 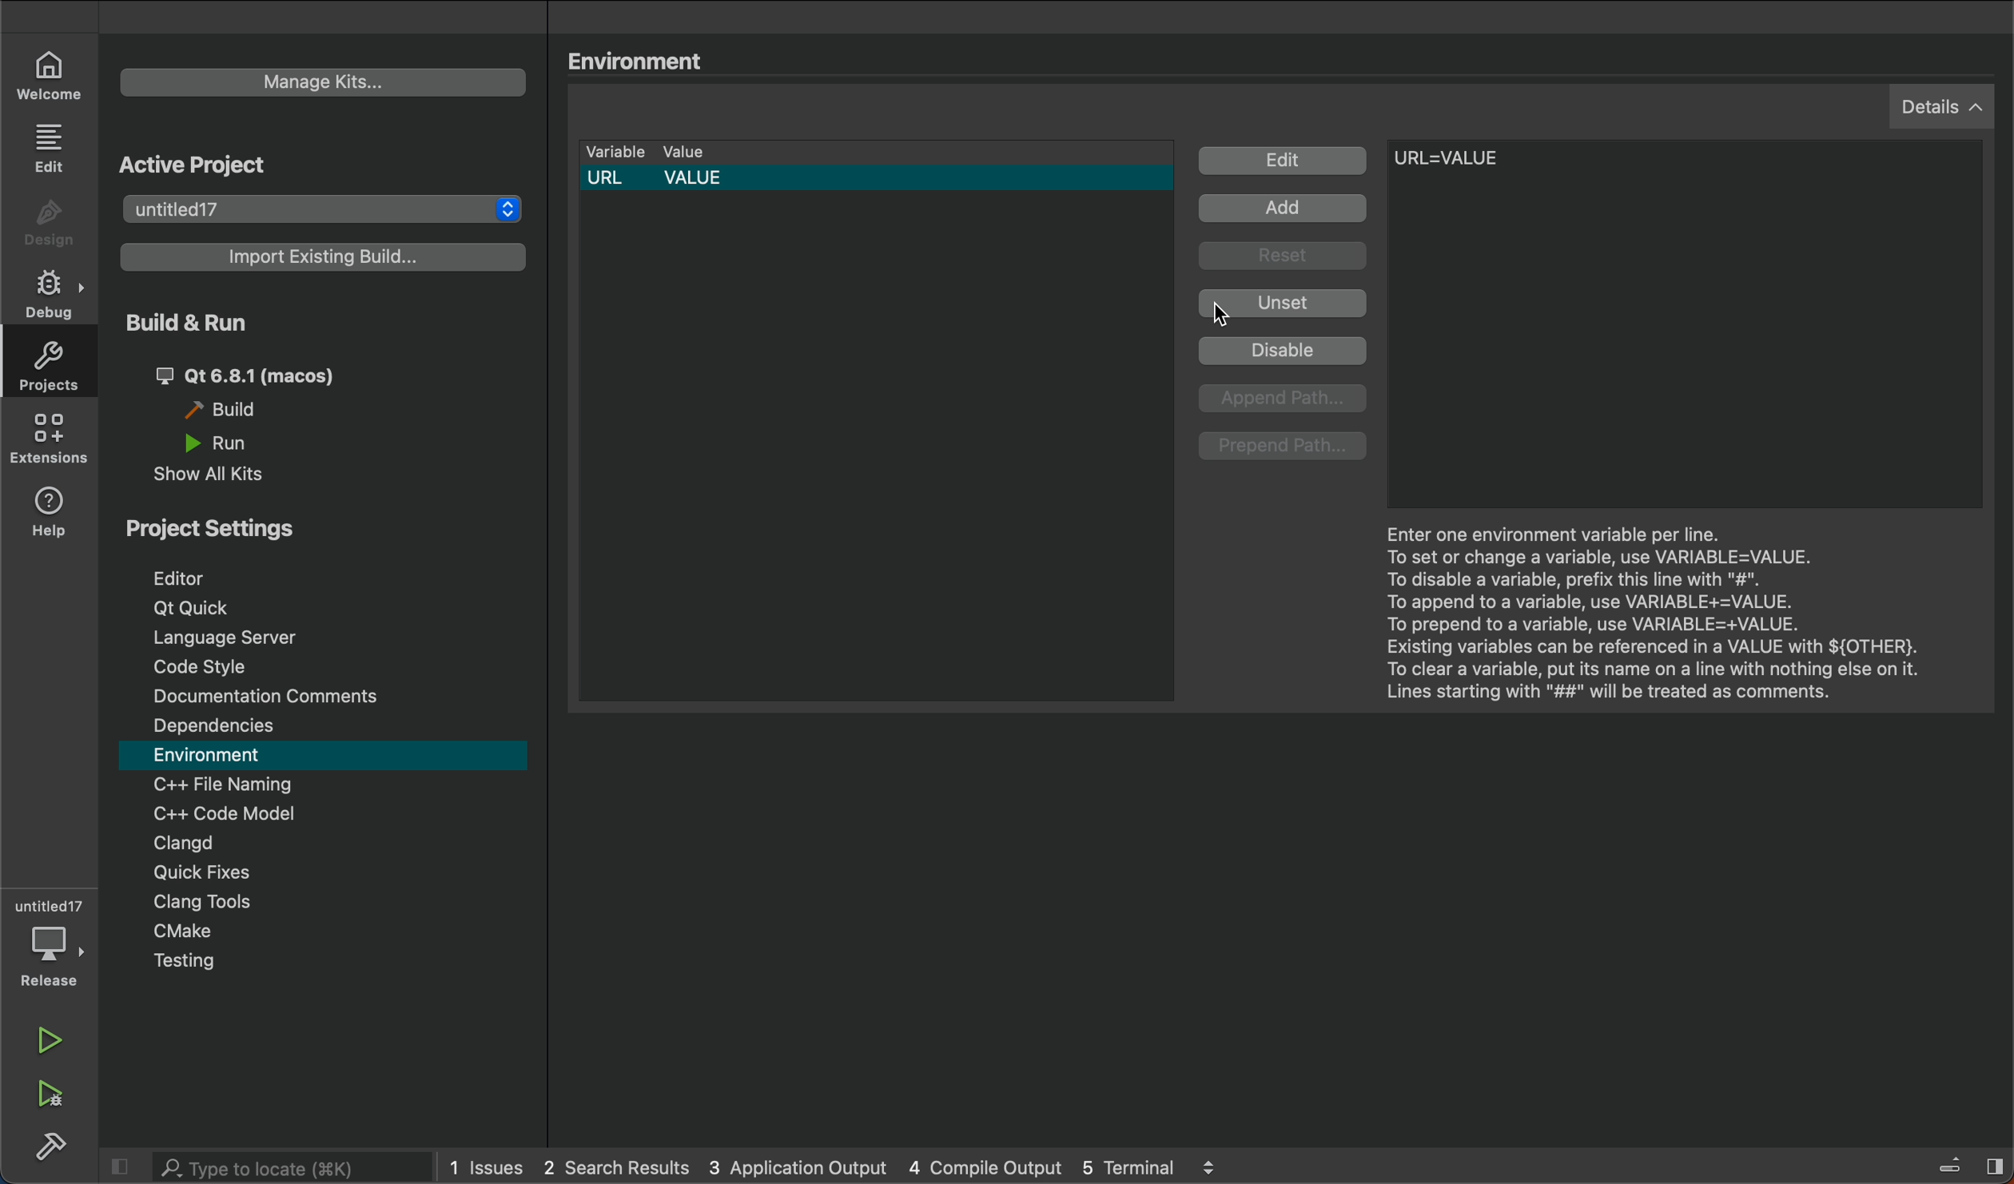 I want to click on qt 6.8.1 (macos), so click(x=244, y=375).